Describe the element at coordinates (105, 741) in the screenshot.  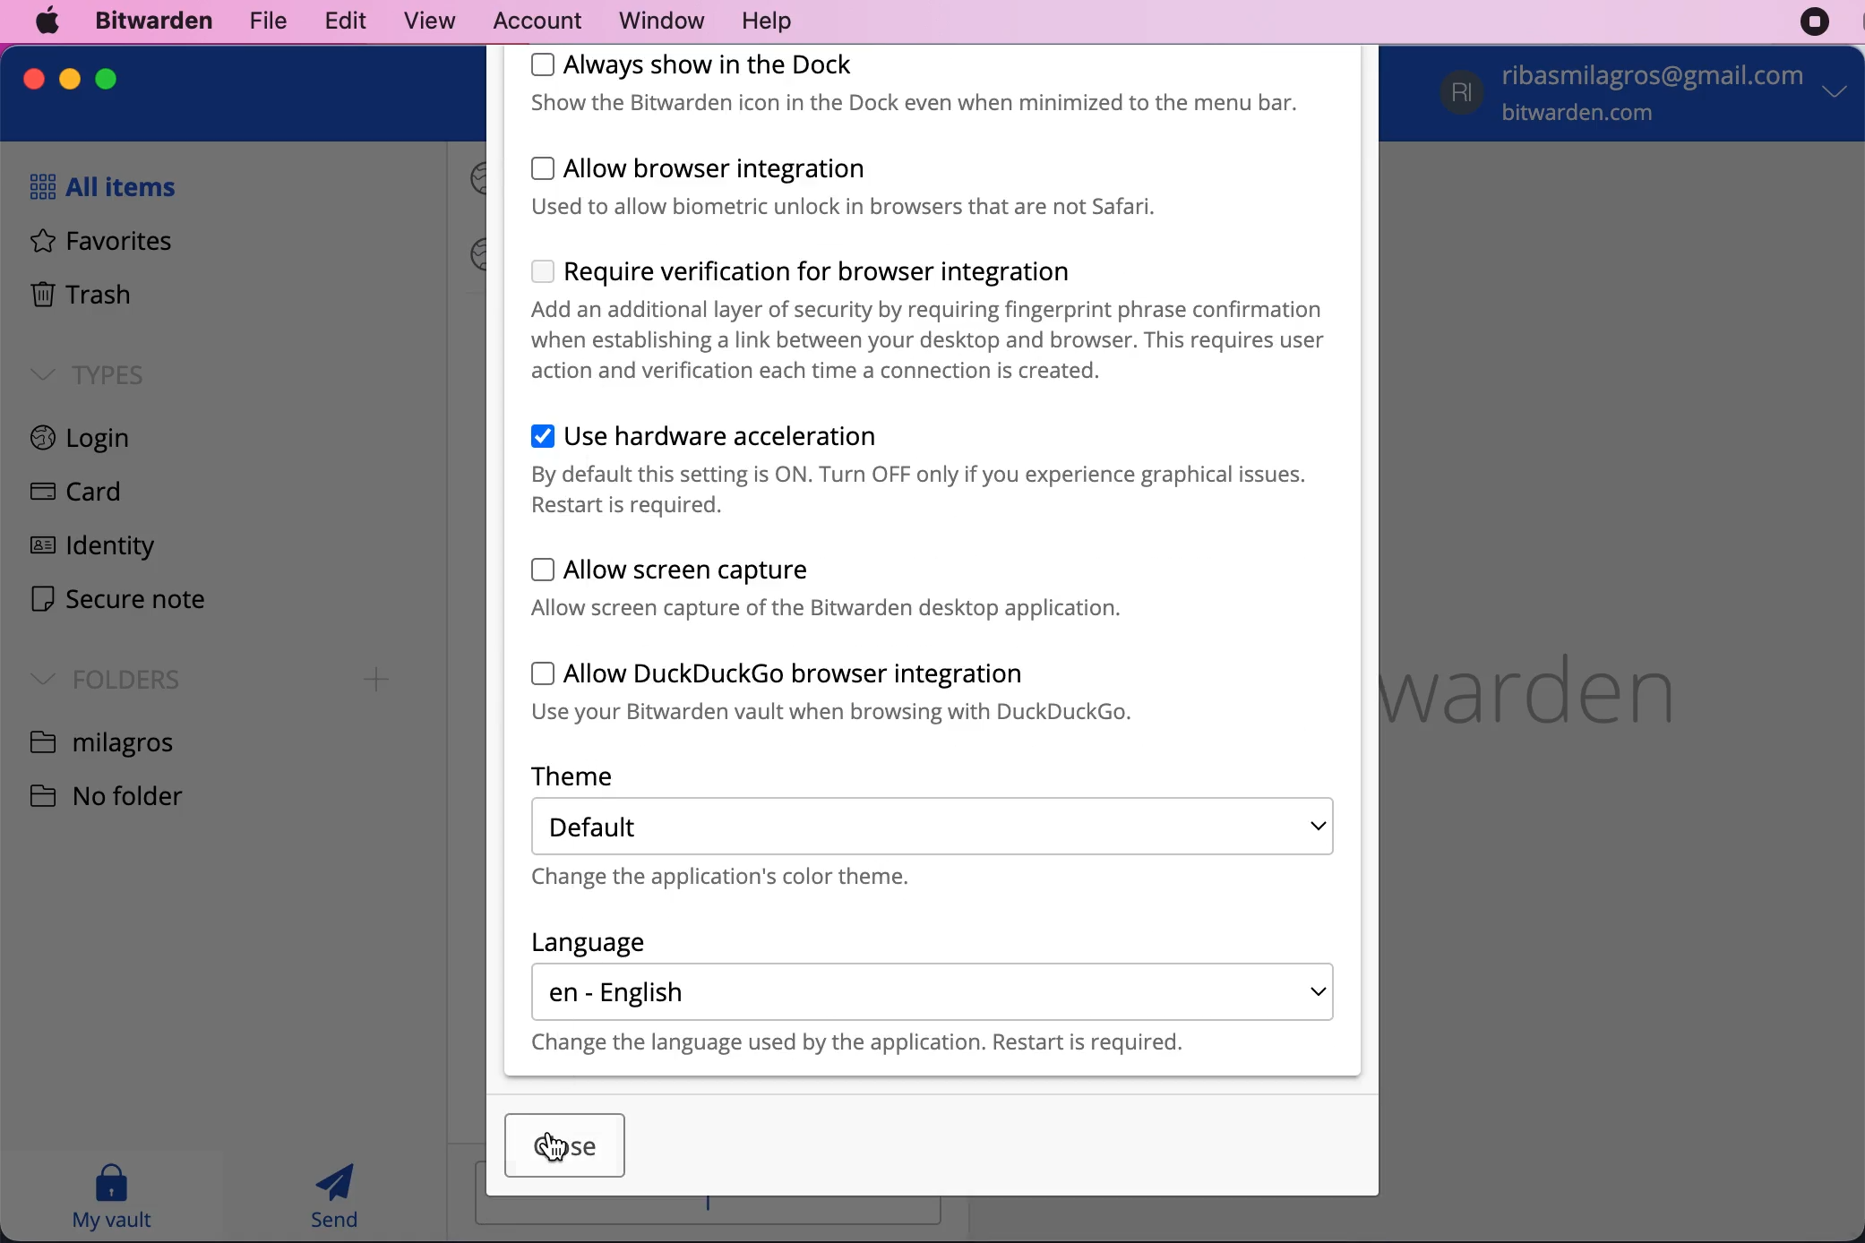
I see `folder name` at that location.